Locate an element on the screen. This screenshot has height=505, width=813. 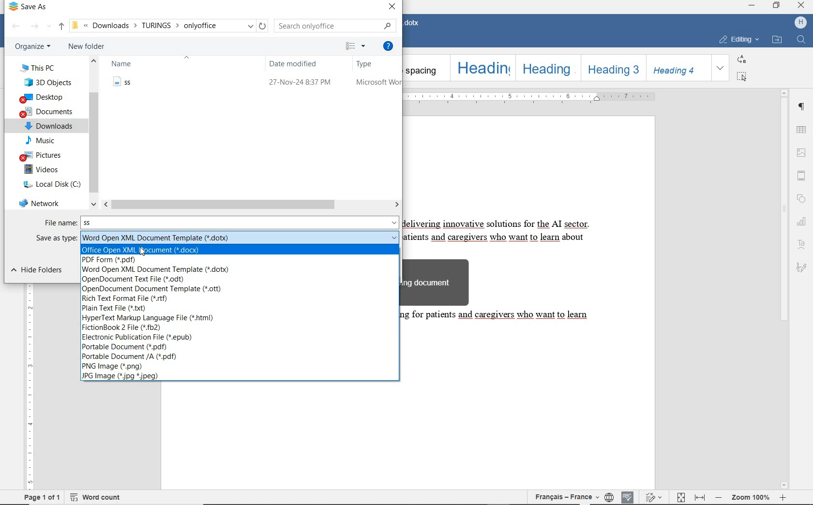
VIDEOS is located at coordinates (42, 169).